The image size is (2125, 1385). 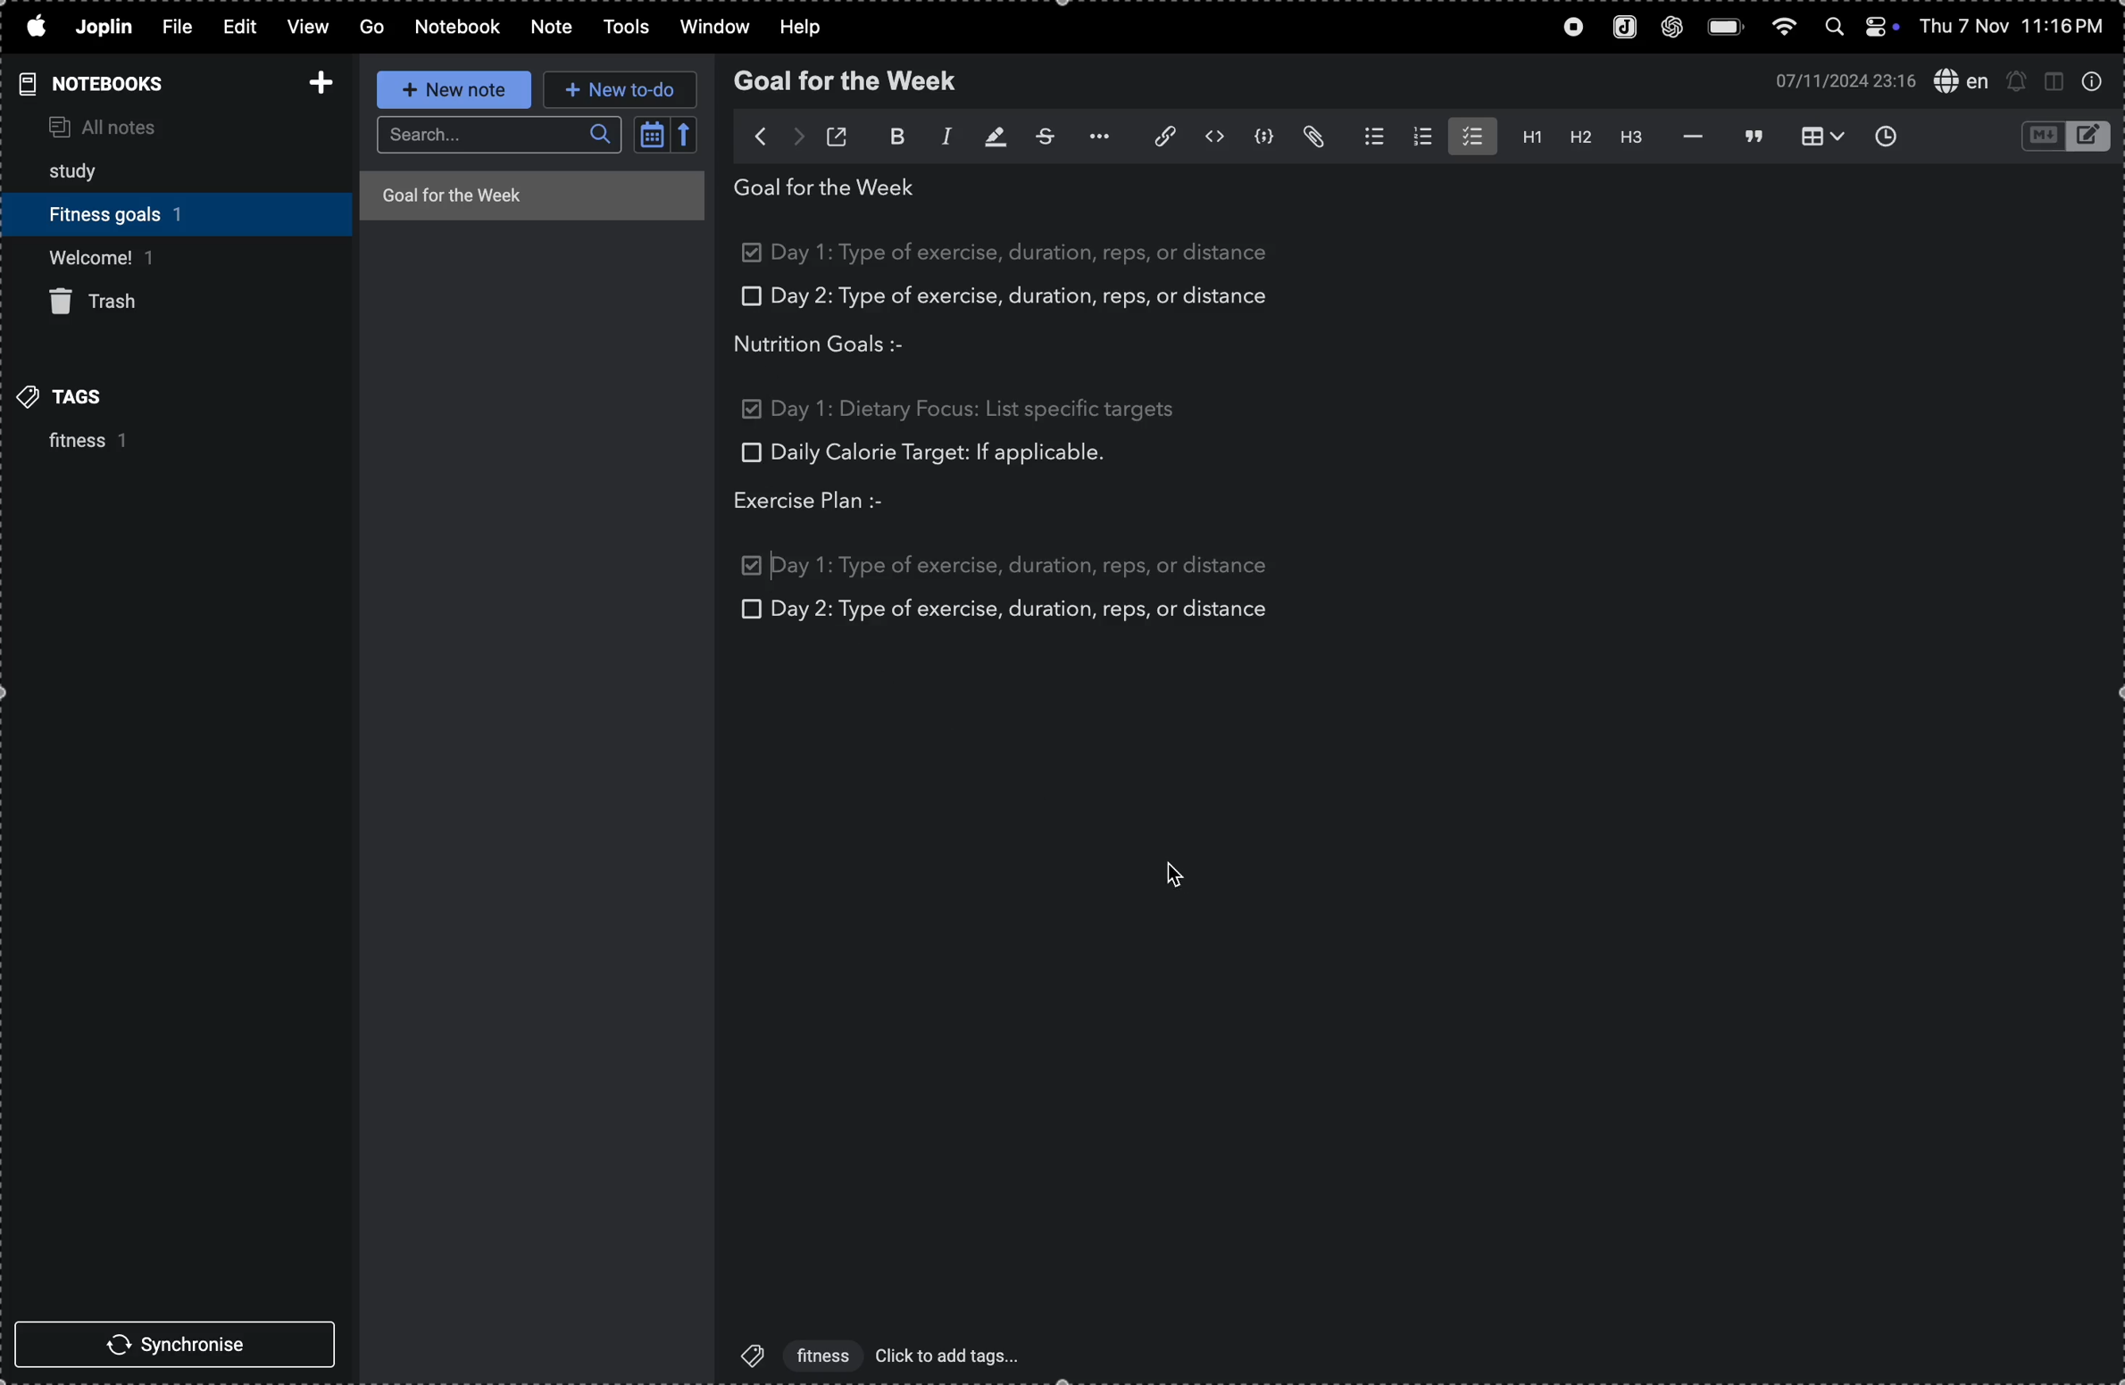 I want to click on  day 1: type of exercise, duration, reps, or distance, so click(x=1031, y=253).